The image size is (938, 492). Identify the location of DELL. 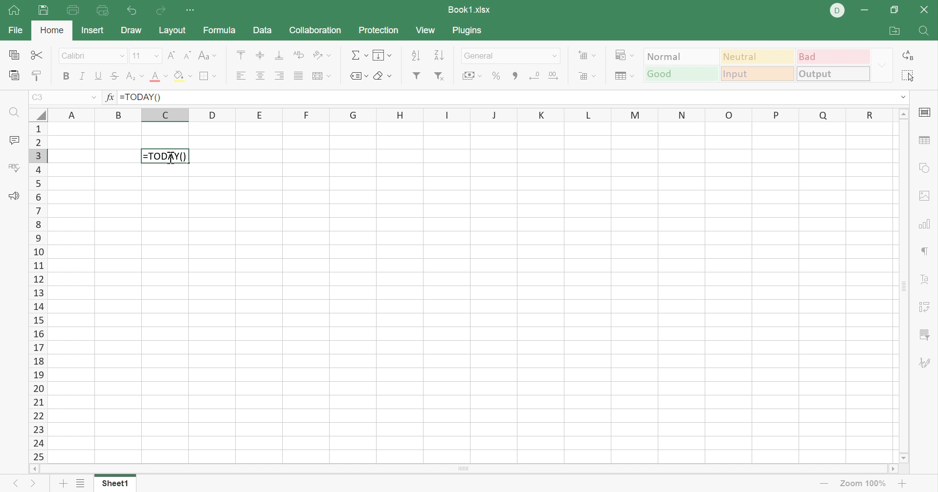
(836, 10).